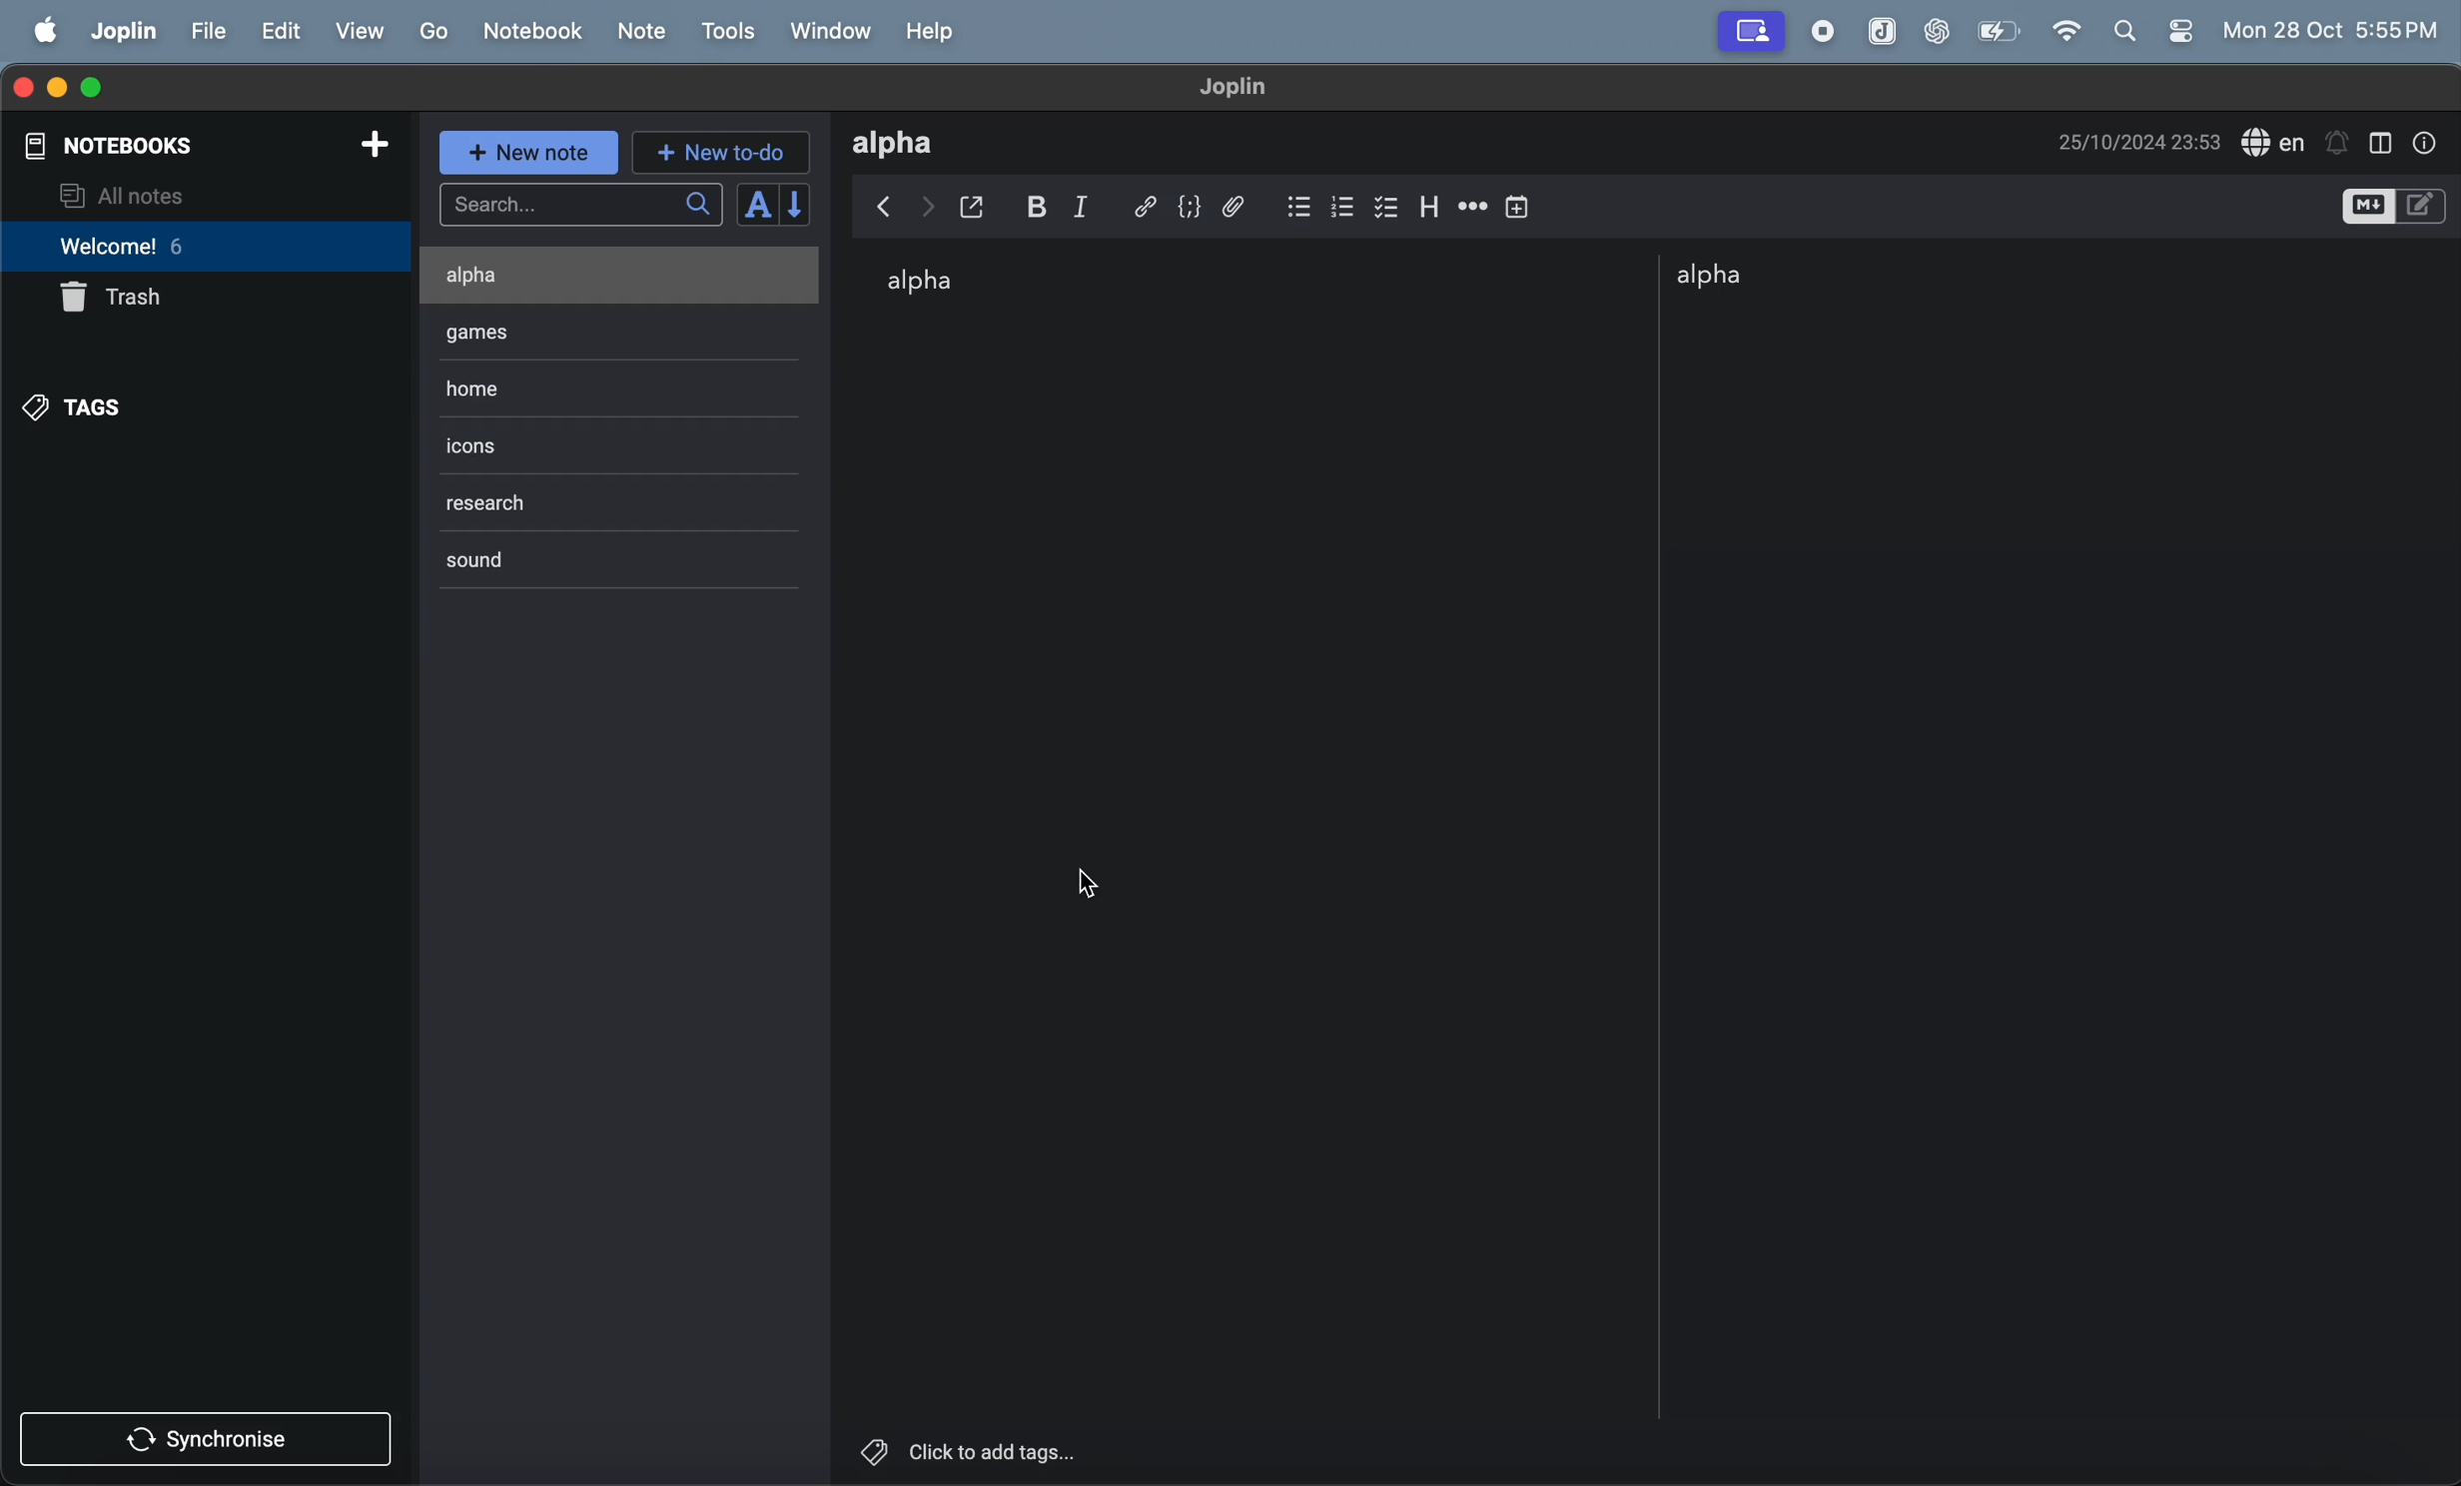  Describe the element at coordinates (1044, 206) in the screenshot. I see `` at that location.